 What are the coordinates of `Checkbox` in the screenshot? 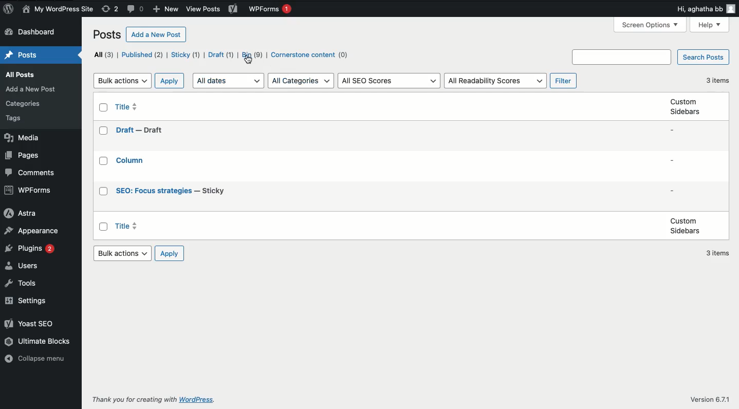 It's located at (104, 227).